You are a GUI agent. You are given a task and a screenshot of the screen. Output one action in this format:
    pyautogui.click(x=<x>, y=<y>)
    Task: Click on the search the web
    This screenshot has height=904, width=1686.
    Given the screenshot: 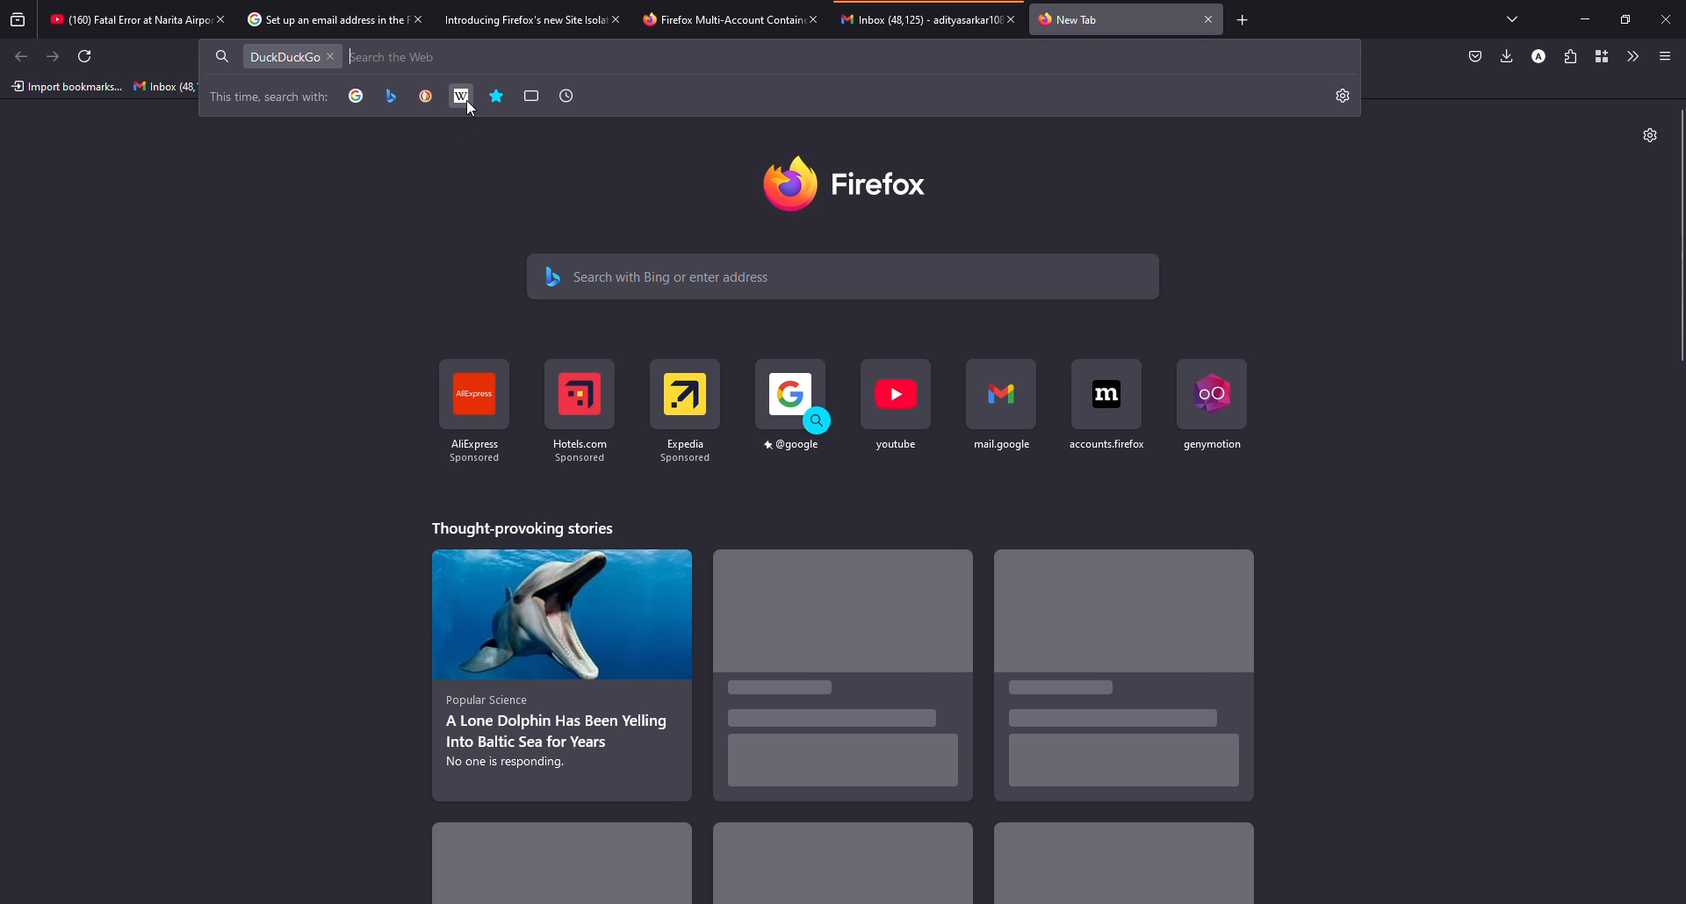 What is the action you would take?
    pyautogui.click(x=399, y=57)
    